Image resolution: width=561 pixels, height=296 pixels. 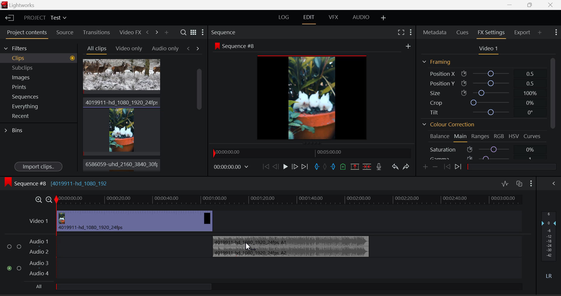 I want to click on Cues, so click(x=463, y=32).